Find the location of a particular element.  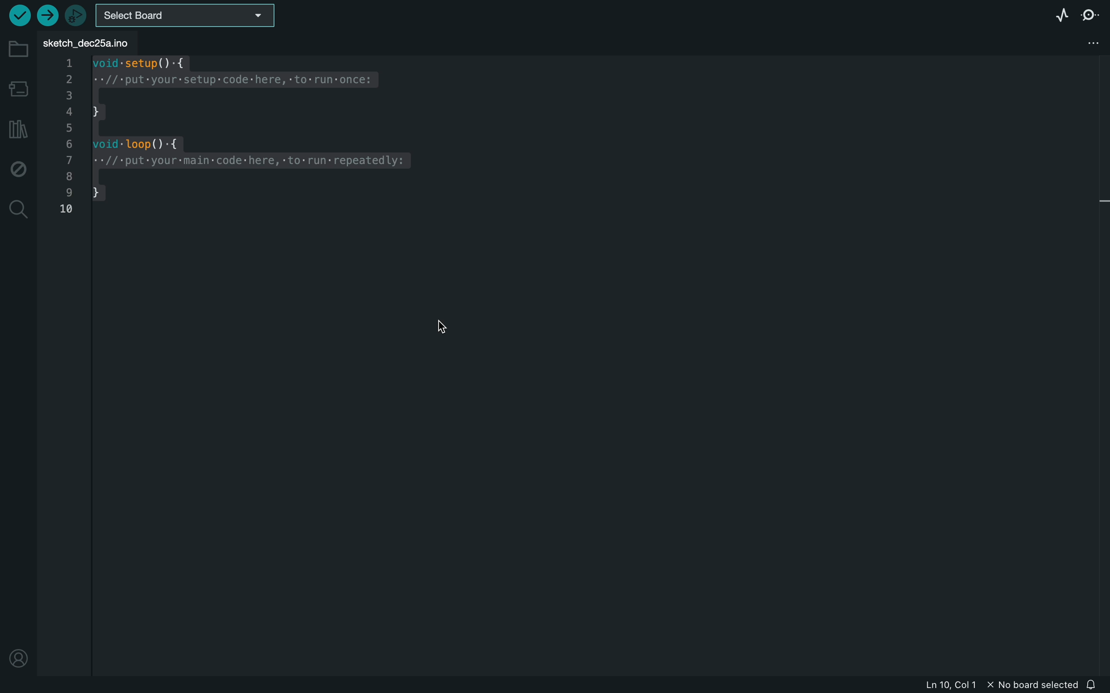

file  tab  is located at coordinates (91, 43).